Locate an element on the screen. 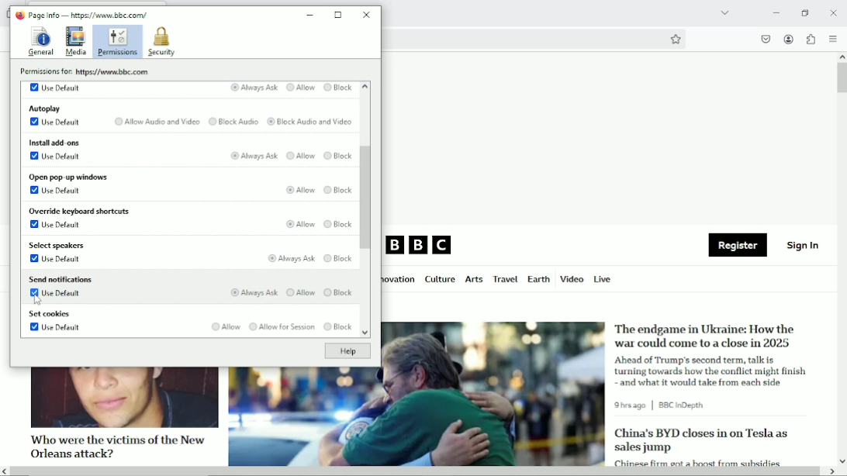 The width and height of the screenshot is (847, 476). The endgame in Ukraine: How the war could come to a close in 2025 is located at coordinates (707, 336).